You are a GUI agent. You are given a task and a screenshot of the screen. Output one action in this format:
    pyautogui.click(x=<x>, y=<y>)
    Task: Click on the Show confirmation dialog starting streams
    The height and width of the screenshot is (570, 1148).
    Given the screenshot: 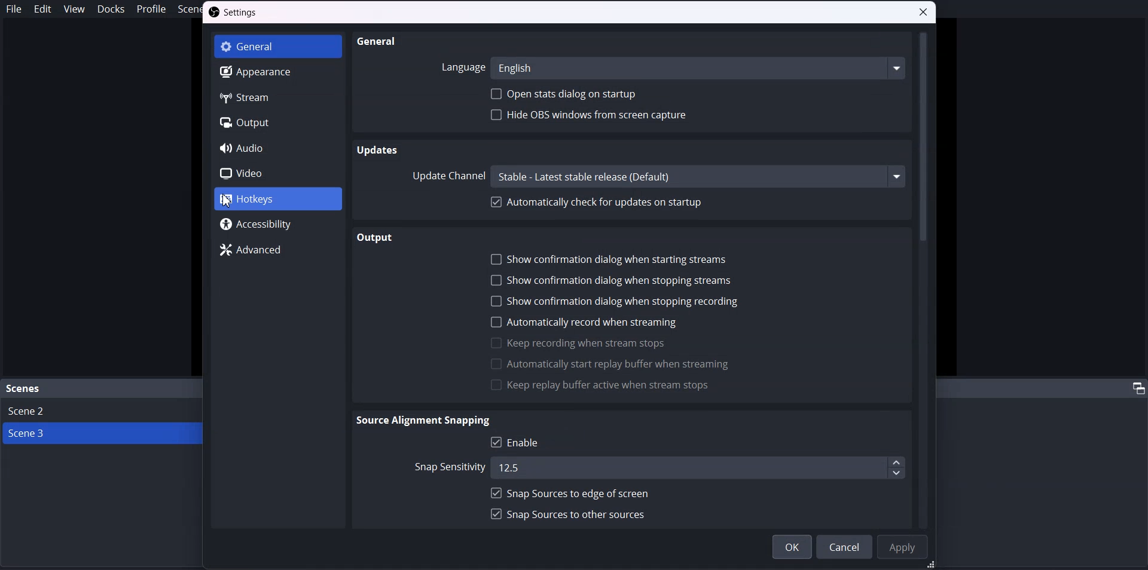 What is the action you would take?
    pyautogui.click(x=609, y=259)
    